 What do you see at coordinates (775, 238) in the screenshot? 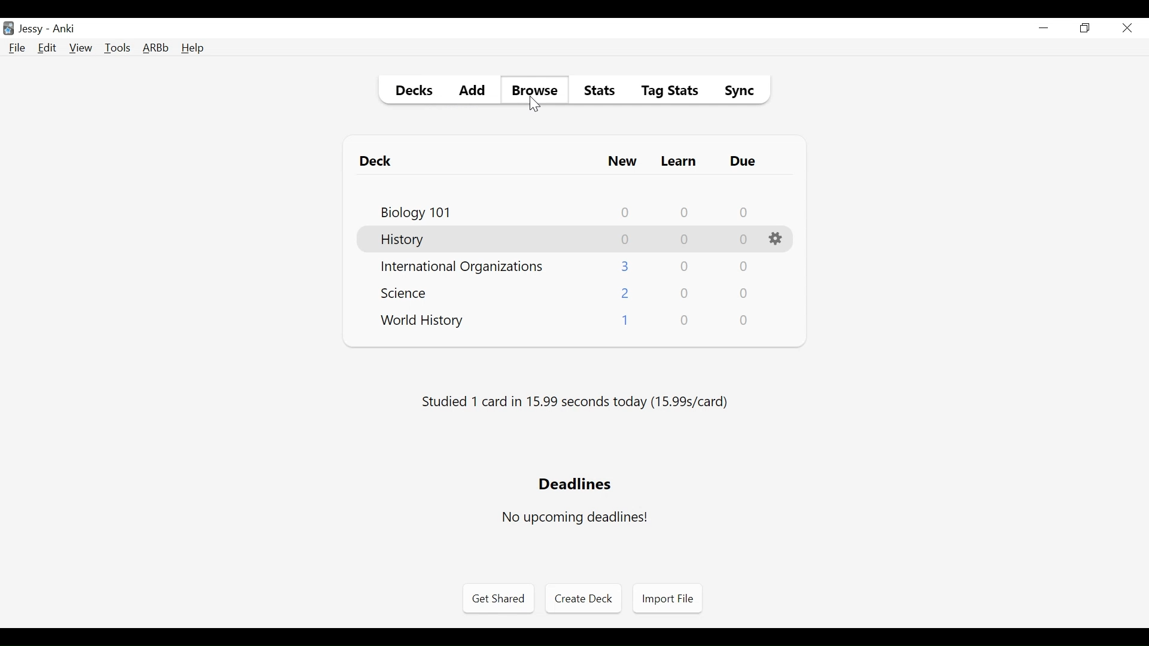
I see `Options` at bounding box center [775, 238].